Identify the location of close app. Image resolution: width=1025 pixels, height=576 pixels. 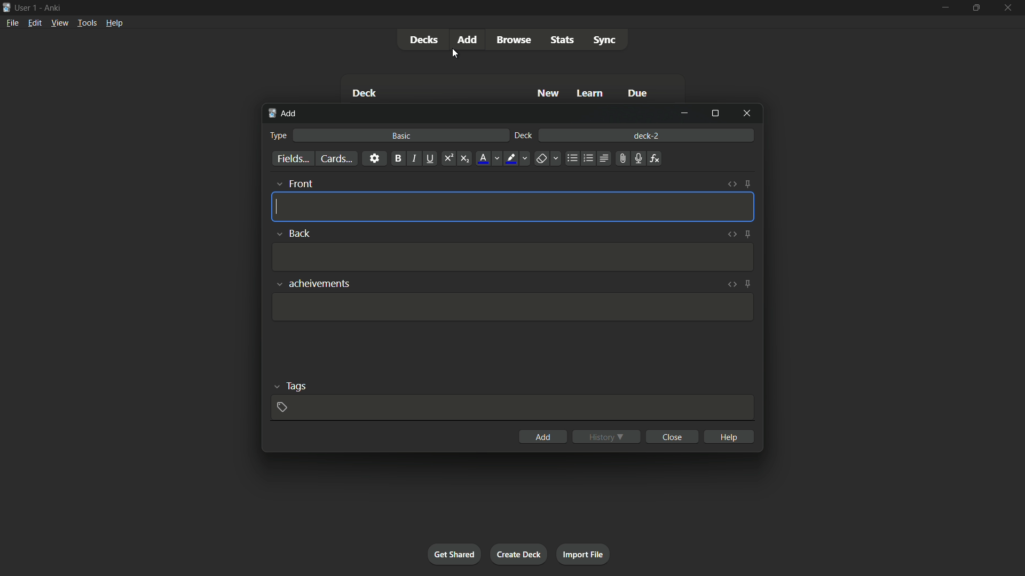
(1010, 8).